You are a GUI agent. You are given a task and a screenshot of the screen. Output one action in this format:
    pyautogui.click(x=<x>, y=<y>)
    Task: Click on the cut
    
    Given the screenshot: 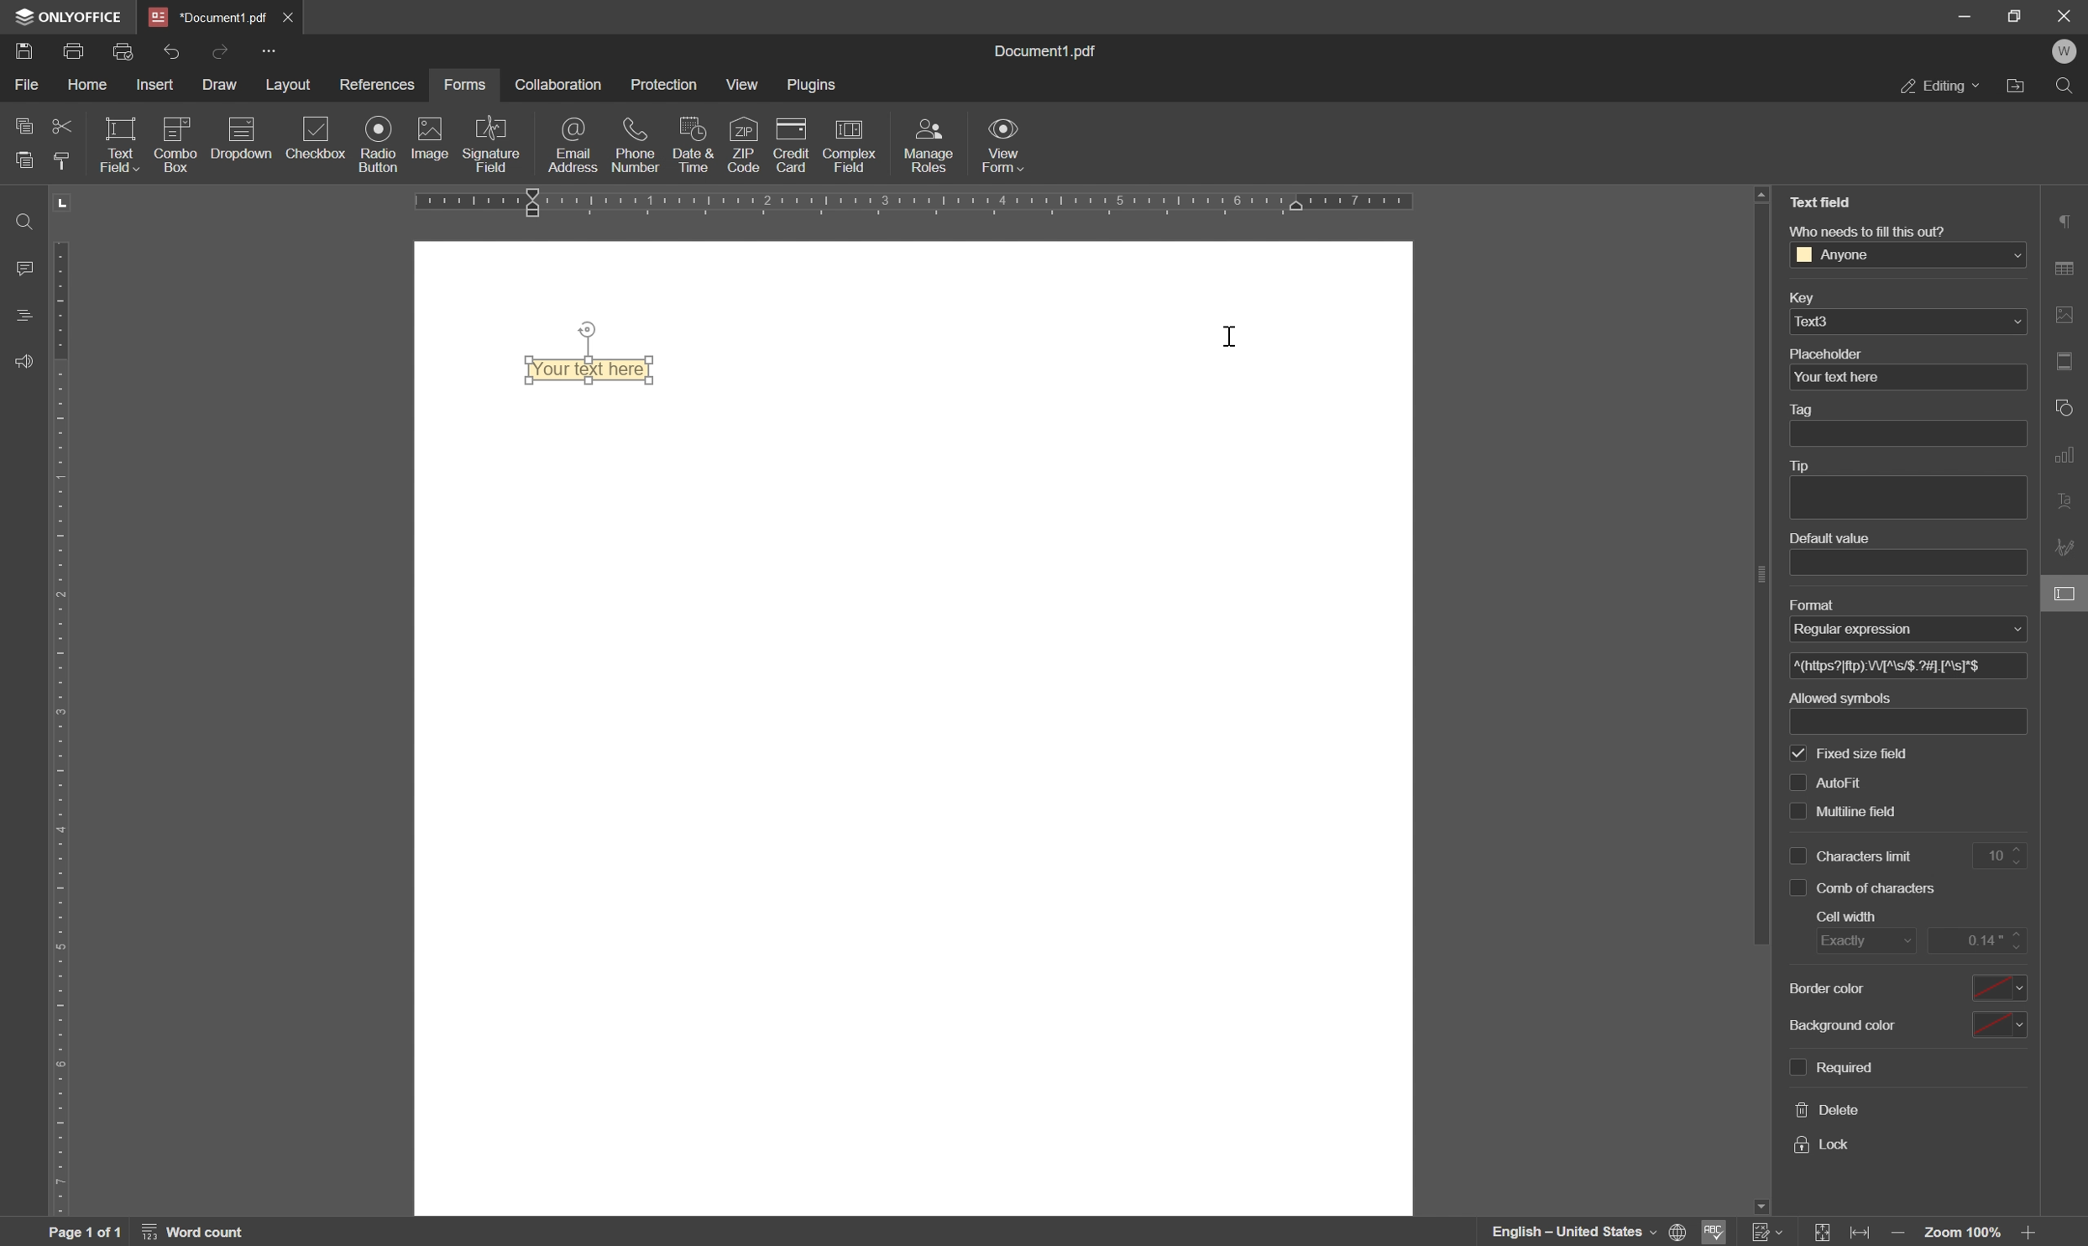 What is the action you would take?
    pyautogui.click(x=61, y=124)
    